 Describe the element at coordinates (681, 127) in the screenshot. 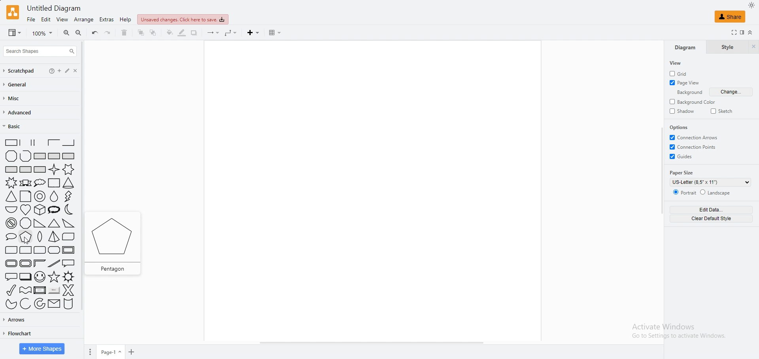

I see `options` at that location.